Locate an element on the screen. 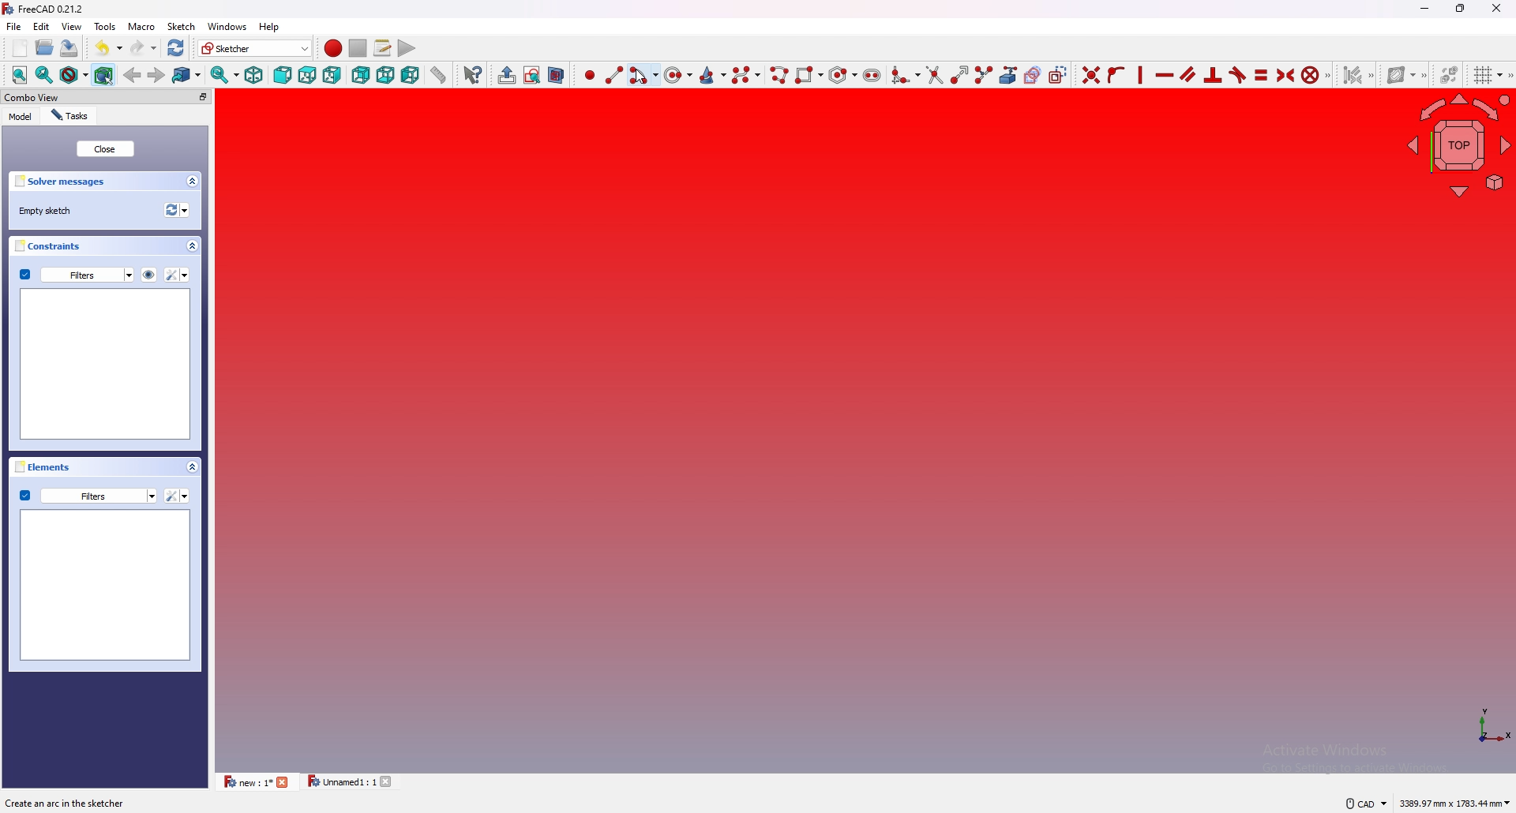 The height and width of the screenshot is (813, 1516). go to linked object is located at coordinates (187, 74).